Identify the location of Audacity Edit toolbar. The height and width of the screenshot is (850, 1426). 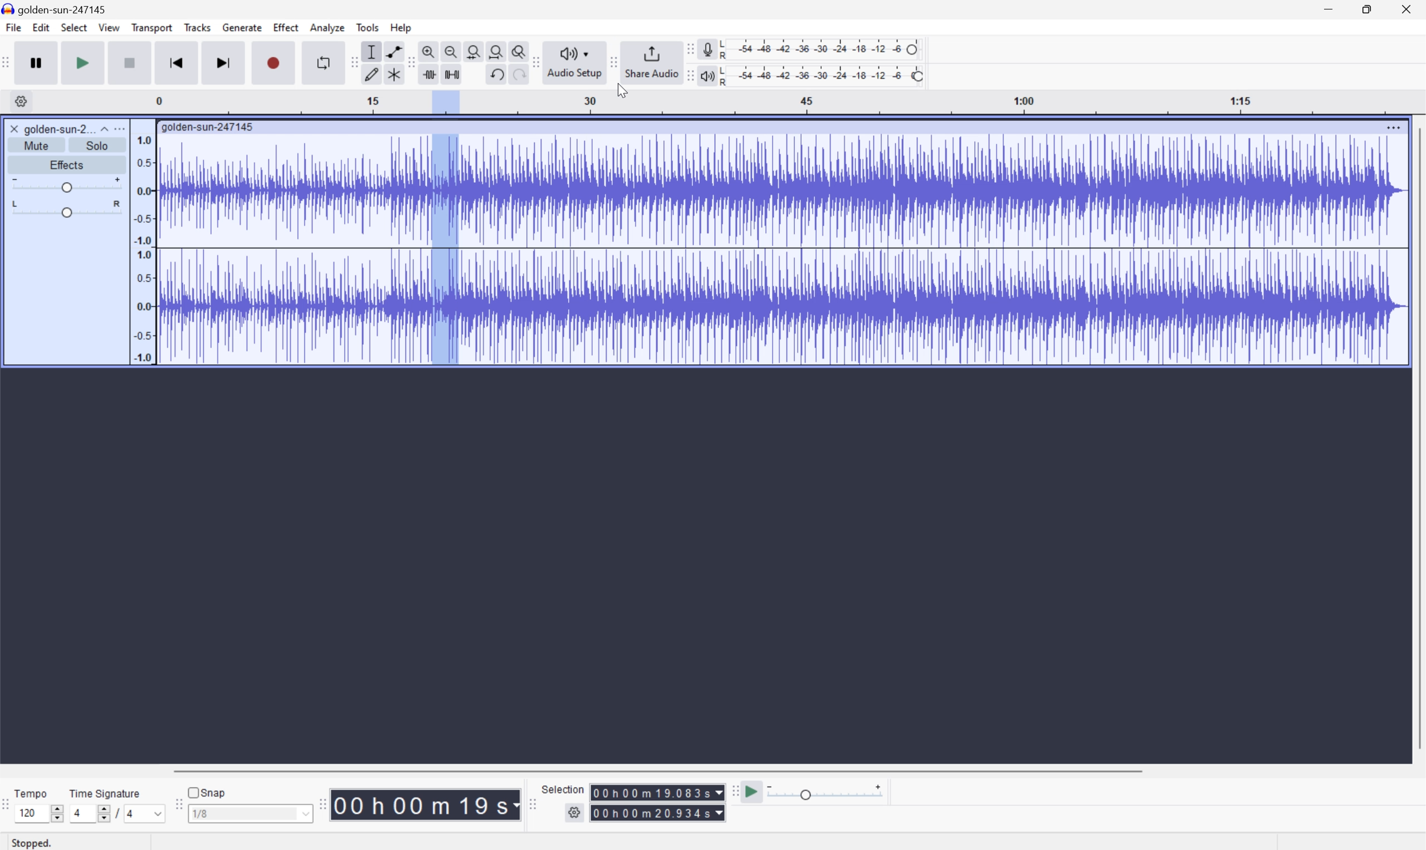
(350, 62).